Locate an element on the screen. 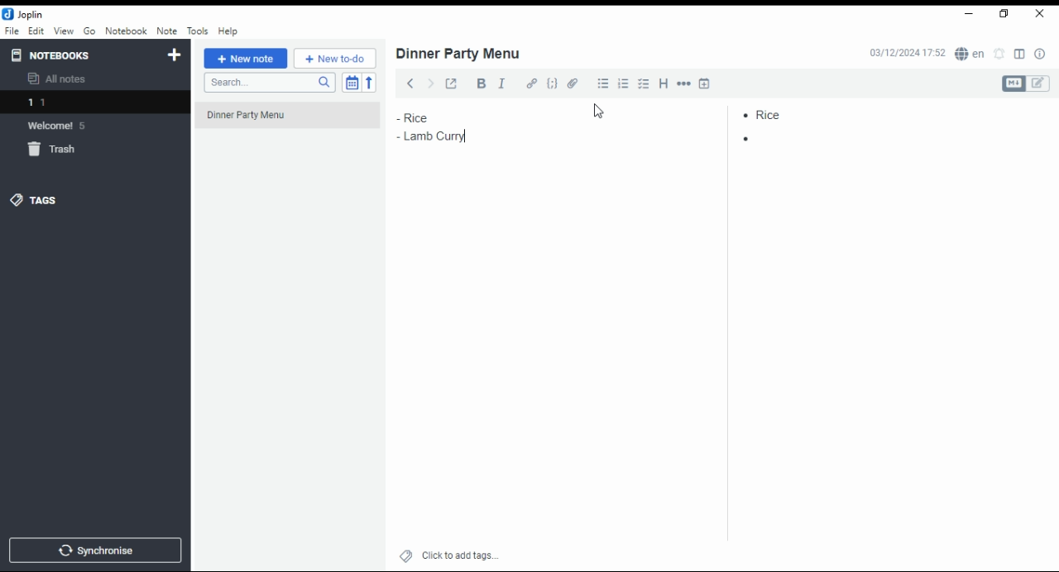 The height and width of the screenshot is (572, 1059). dinner party menu is located at coordinates (292, 121).